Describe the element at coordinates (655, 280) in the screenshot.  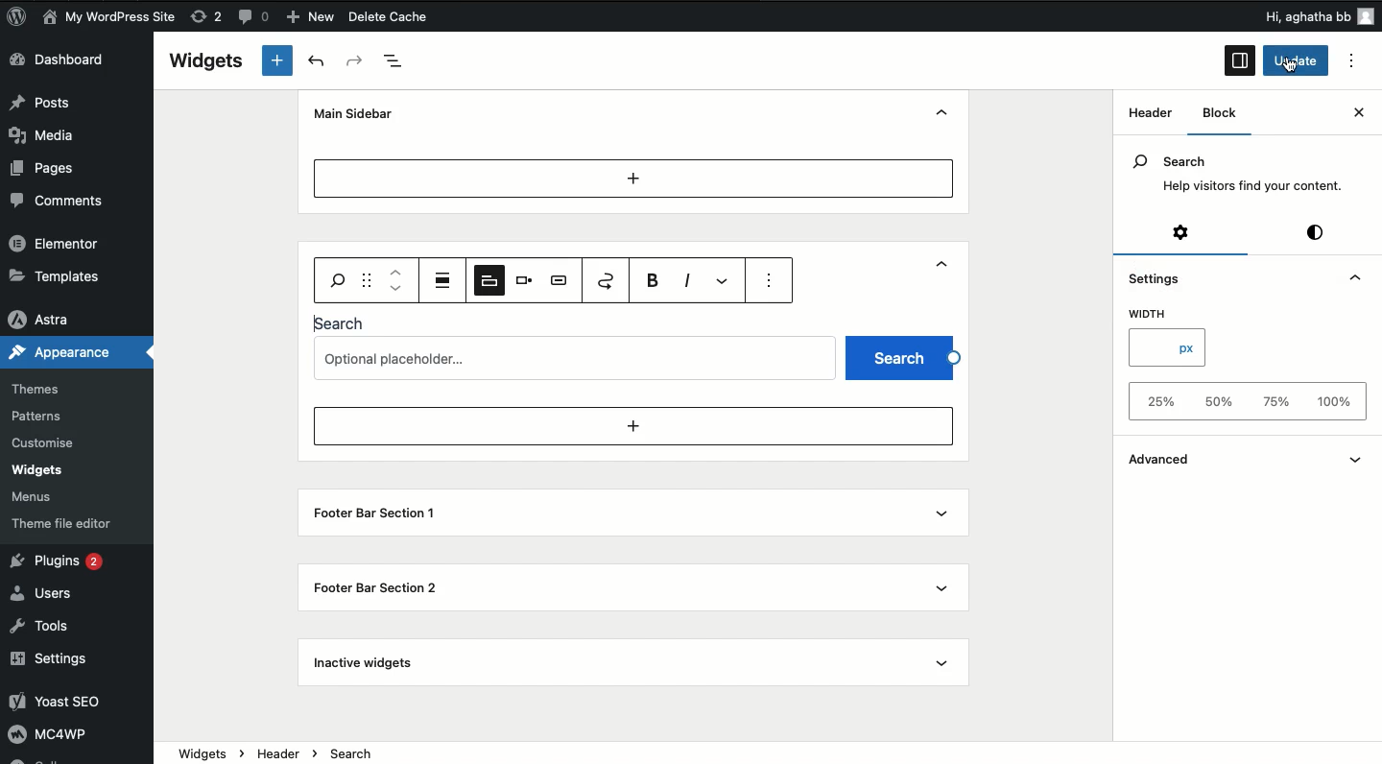
I see `Bold` at that location.